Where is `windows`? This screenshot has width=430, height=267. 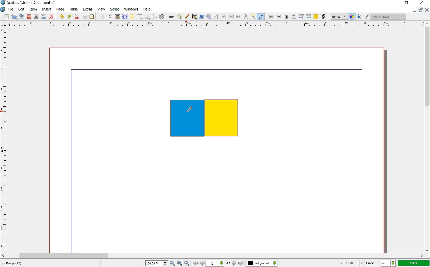
windows is located at coordinates (132, 9).